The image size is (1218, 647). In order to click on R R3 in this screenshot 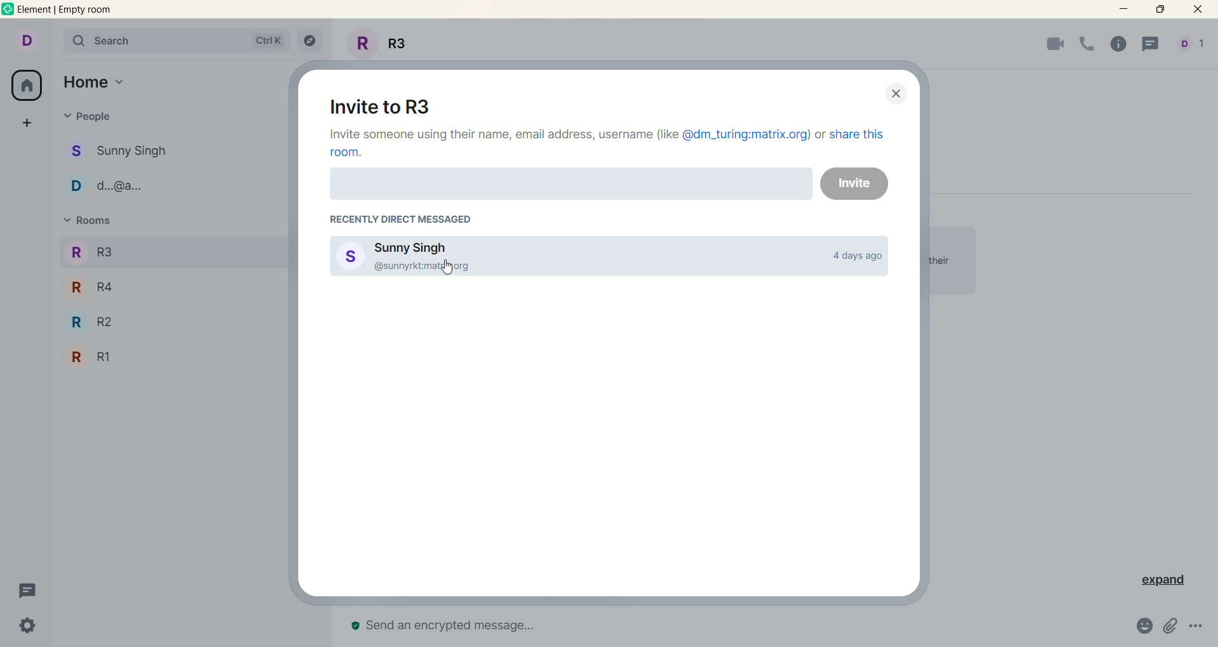, I will do `click(92, 252)`.